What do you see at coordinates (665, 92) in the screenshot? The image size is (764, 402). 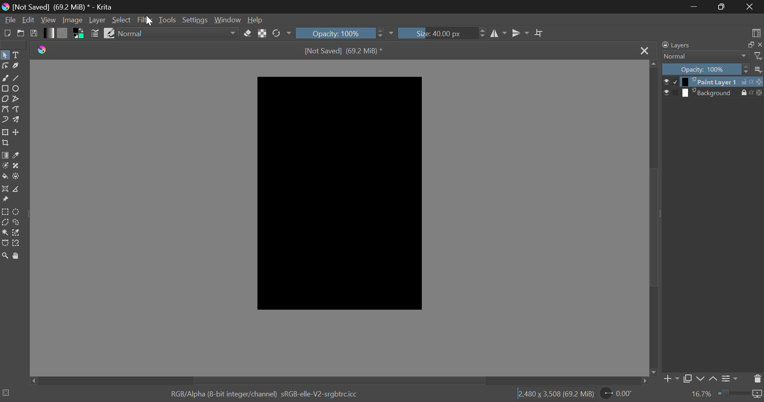 I see `select` at bounding box center [665, 92].